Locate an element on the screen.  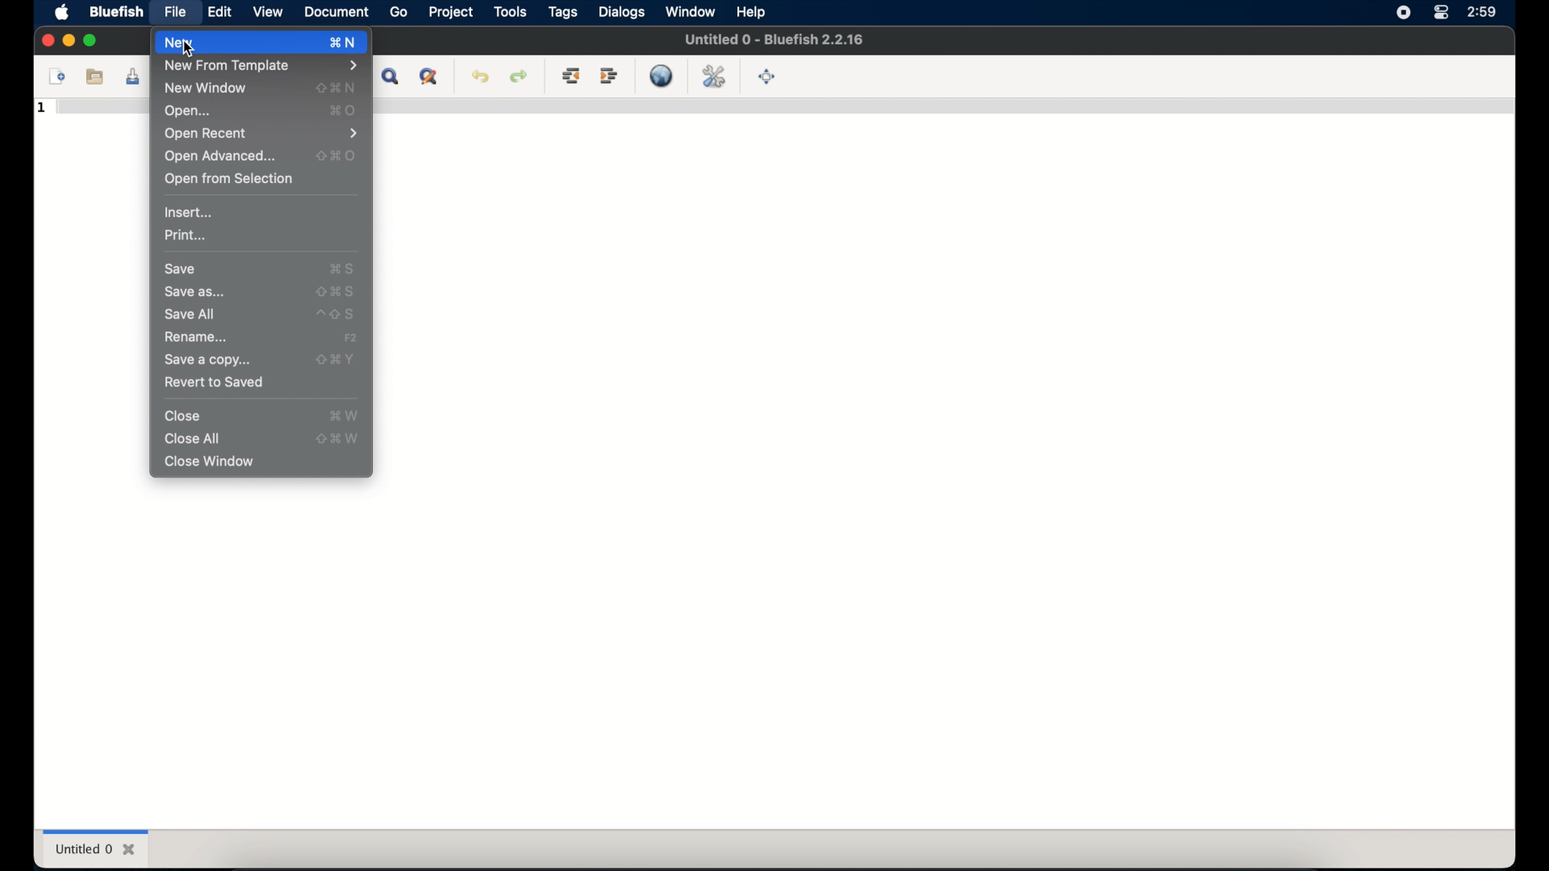
redo is located at coordinates (520, 76).